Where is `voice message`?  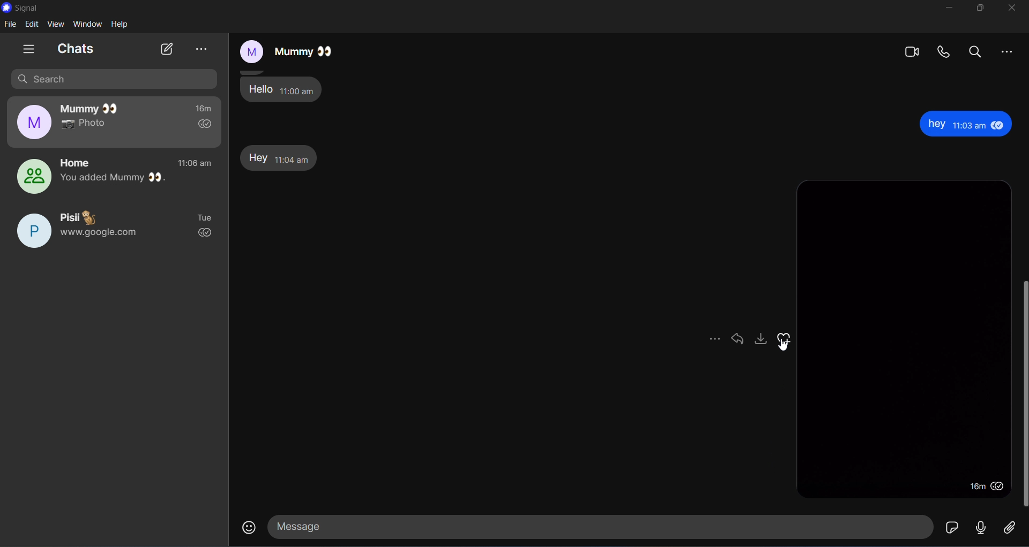 voice message is located at coordinates (982, 528).